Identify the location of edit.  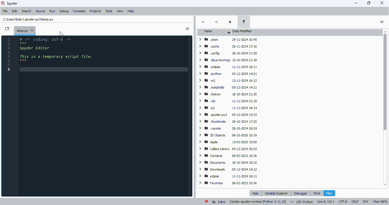
(15, 11).